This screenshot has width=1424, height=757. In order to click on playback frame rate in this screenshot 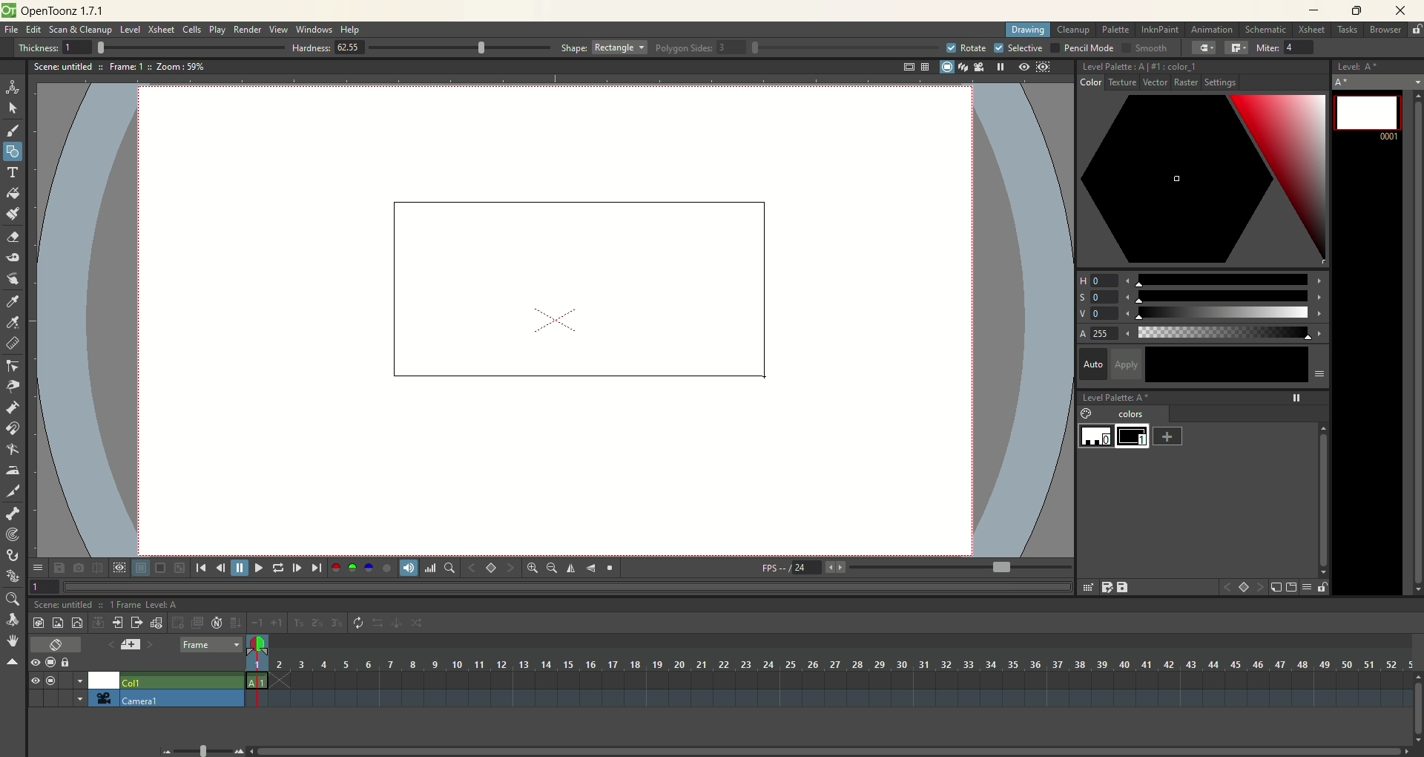, I will do `click(806, 570)`.